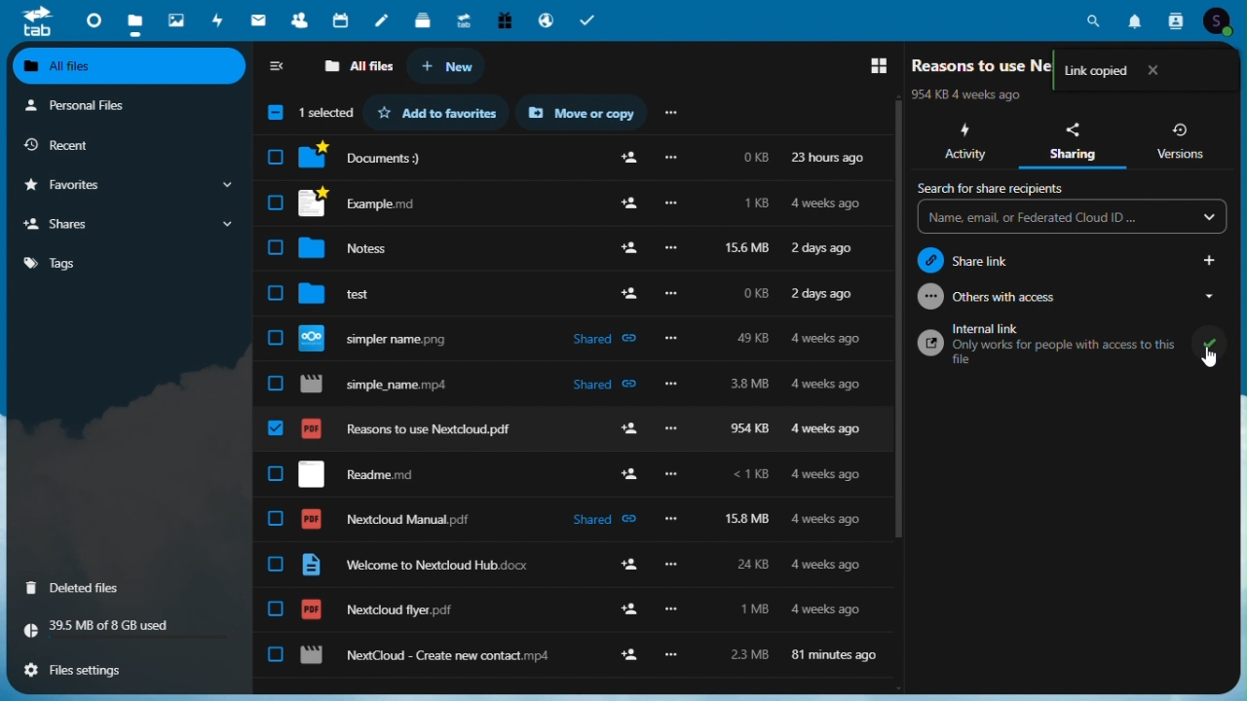 The image size is (1247, 701). I want to click on 4 weeks ago, so click(828, 429).